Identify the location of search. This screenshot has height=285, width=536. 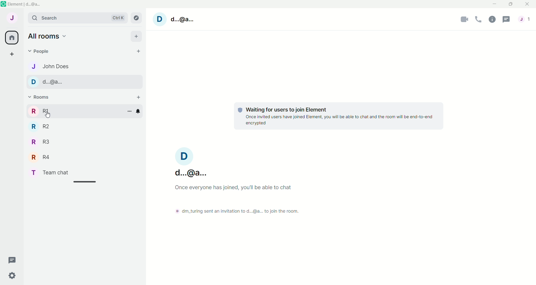
(79, 18).